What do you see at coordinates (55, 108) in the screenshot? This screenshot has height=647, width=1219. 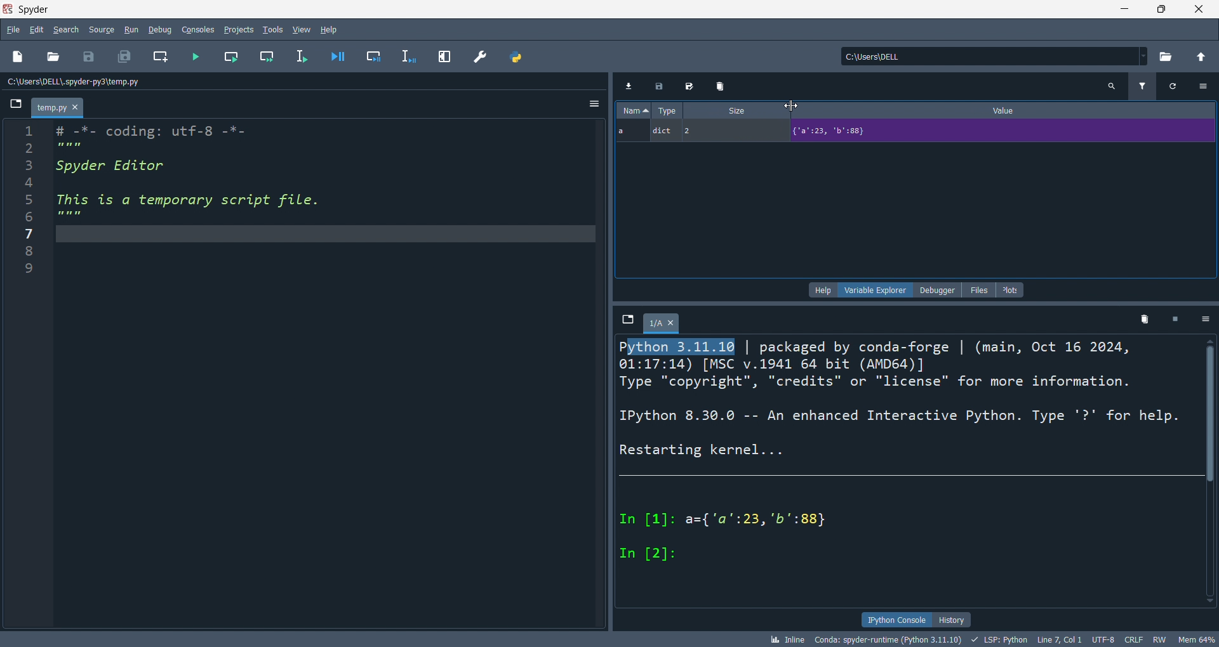 I see `tab` at bounding box center [55, 108].